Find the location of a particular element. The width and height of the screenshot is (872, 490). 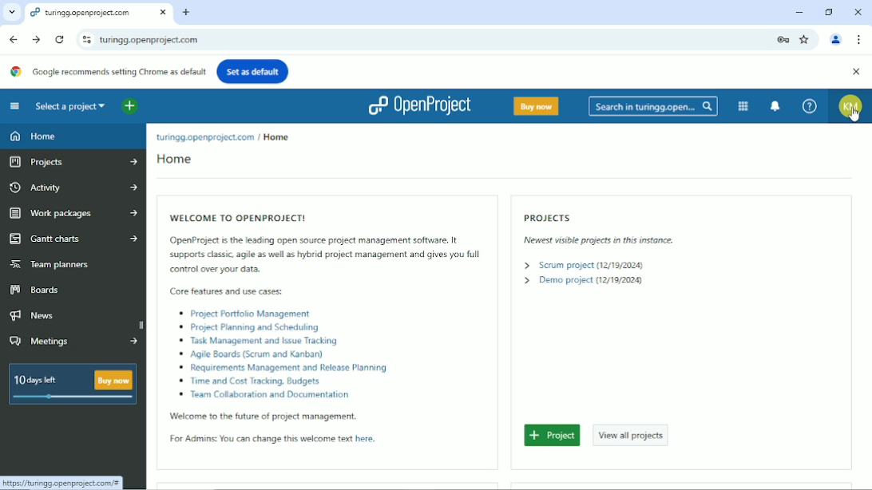

0 Jeam Collaboration and Documentation is located at coordinates (272, 394).